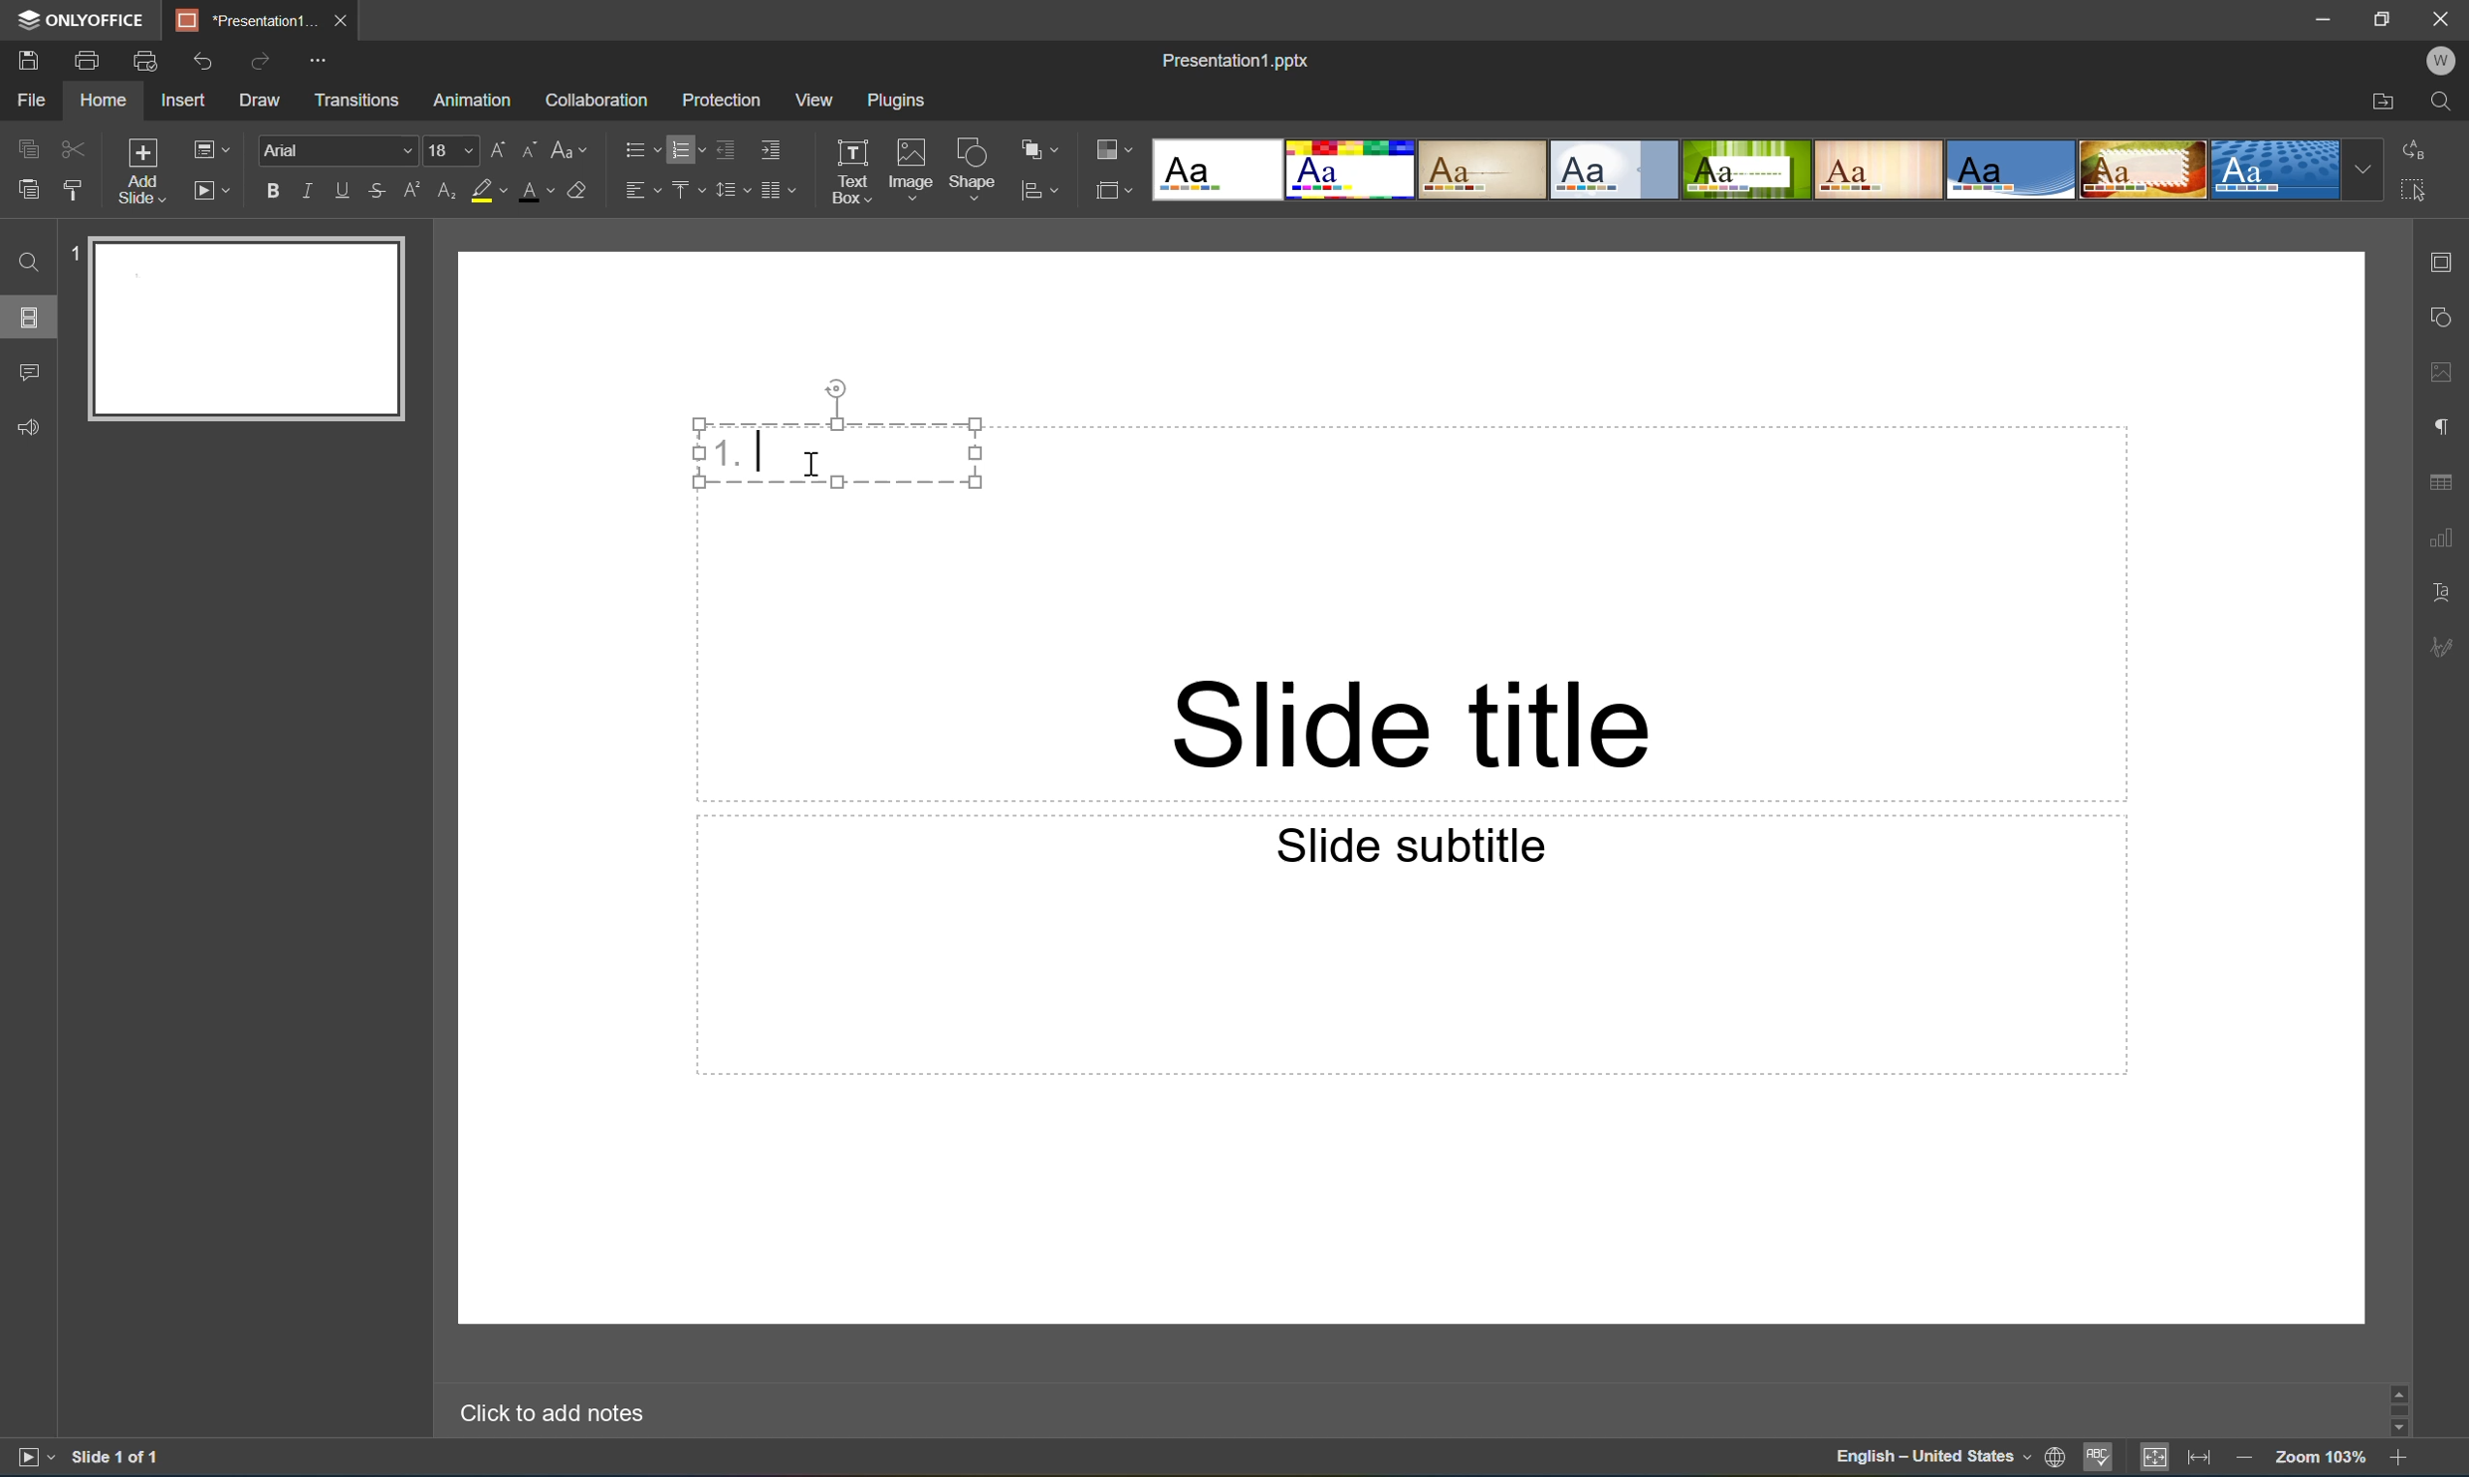  What do you see at coordinates (507, 144) in the screenshot?
I see `Increment font size` at bounding box center [507, 144].